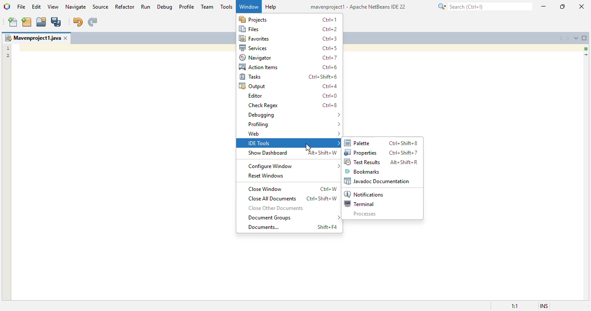 The image size is (591, 311). What do you see at coordinates (358, 204) in the screenshot?
I see `terminal` at bounding box center [358, 204].